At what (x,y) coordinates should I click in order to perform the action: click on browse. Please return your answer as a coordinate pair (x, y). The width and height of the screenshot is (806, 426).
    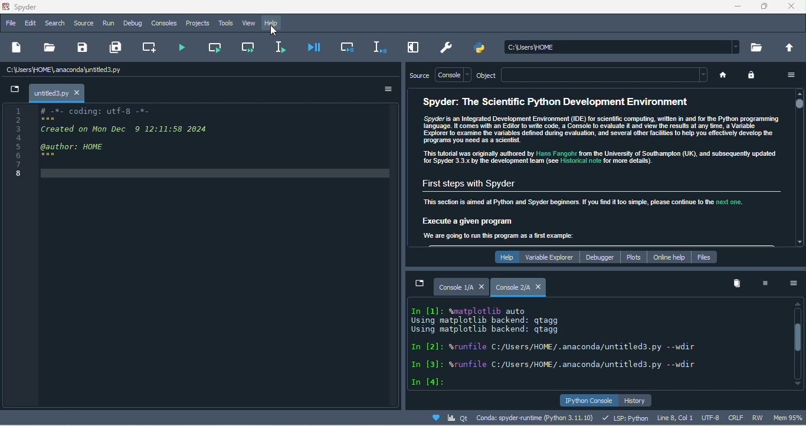
    Looking at the image, I should click on (758, 47).